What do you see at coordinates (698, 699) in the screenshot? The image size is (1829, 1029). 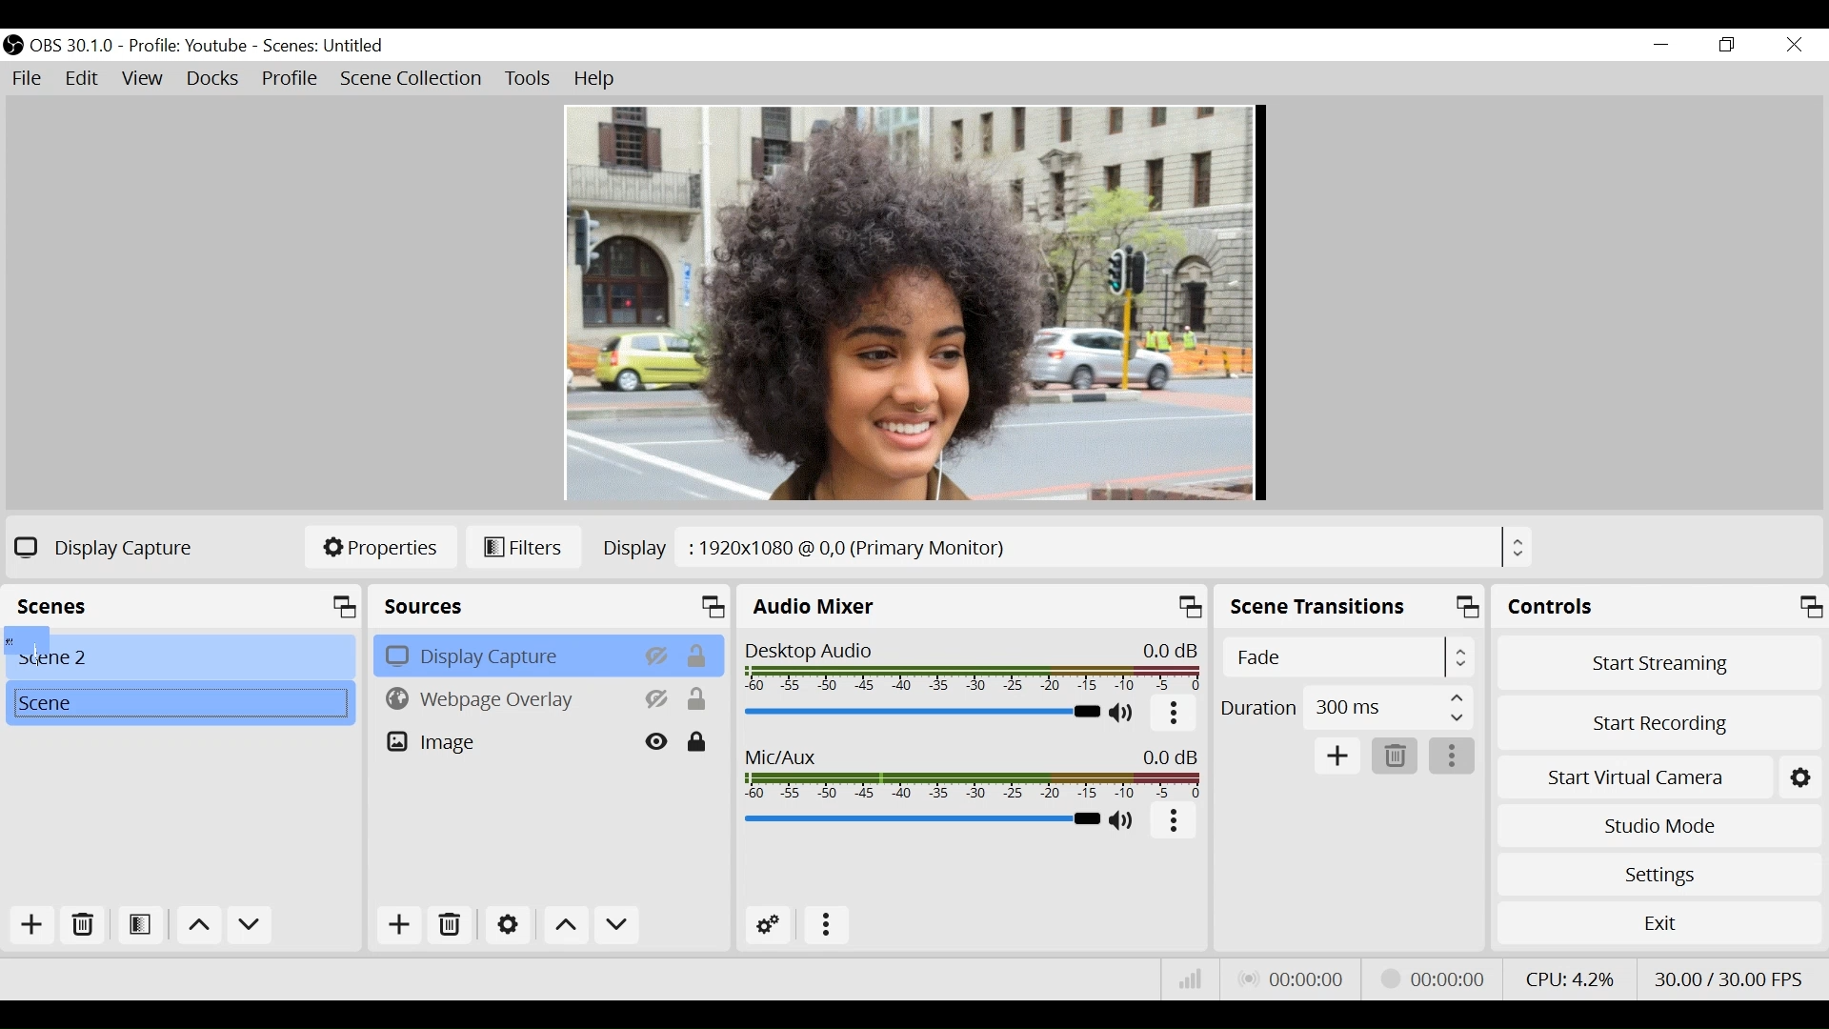 I see `(un)lock` at bounding box center [698, 699].